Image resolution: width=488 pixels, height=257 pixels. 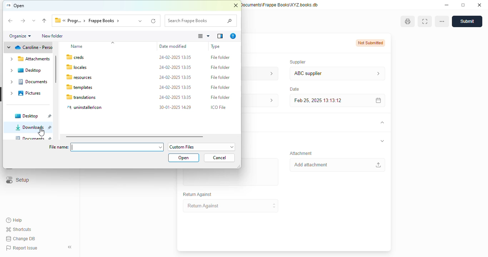 What do you see at coordinates (117, 147) in the screenshot?
I see `file name input field` at bounding box center [117, 147].